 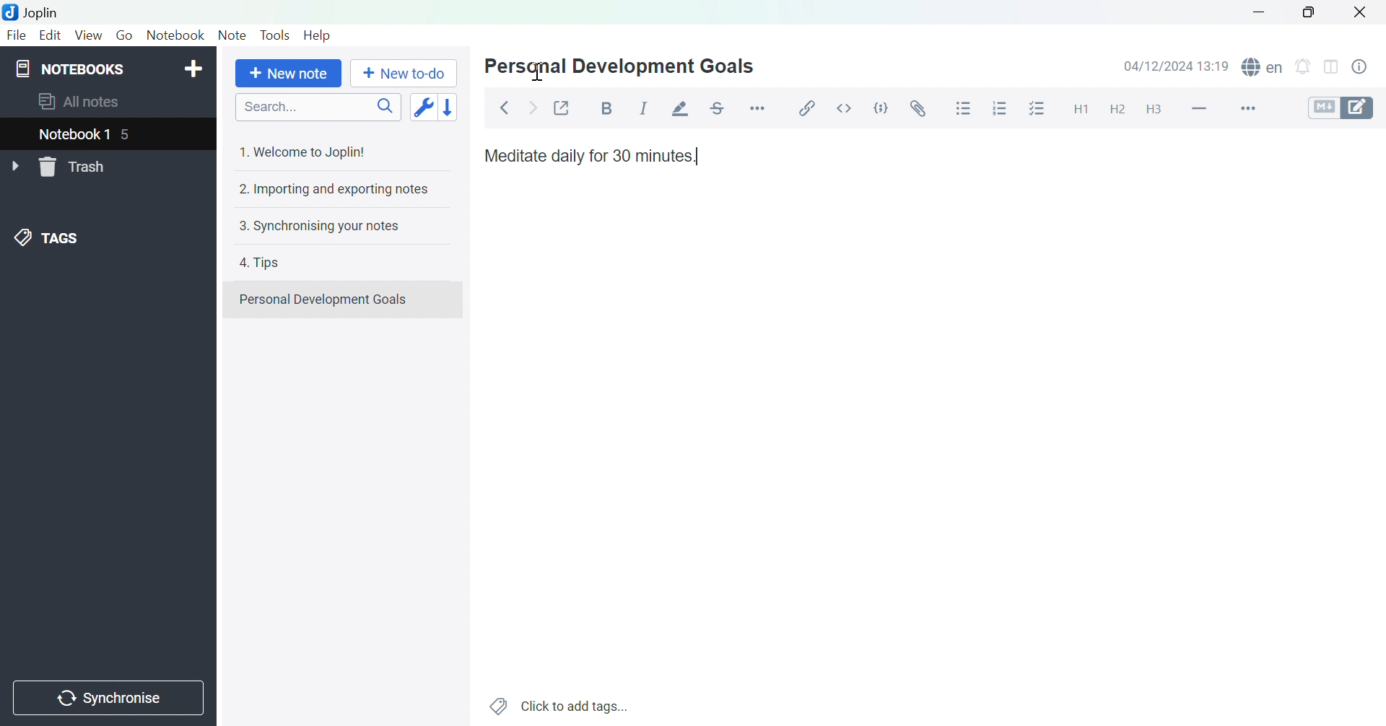 What do you see at coordinates (1117, 111) in the screenshot?
I see `Heading 2` at bounding box center [1117, 111].